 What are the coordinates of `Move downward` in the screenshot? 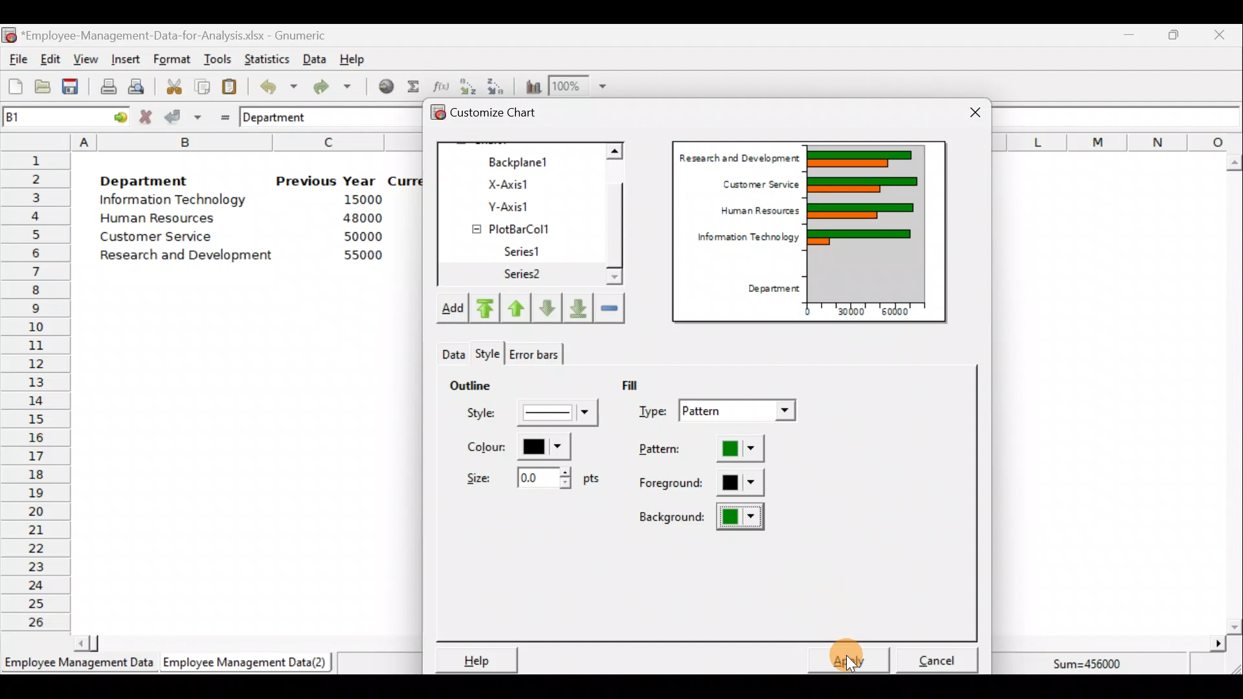 It's located at (579, 307).